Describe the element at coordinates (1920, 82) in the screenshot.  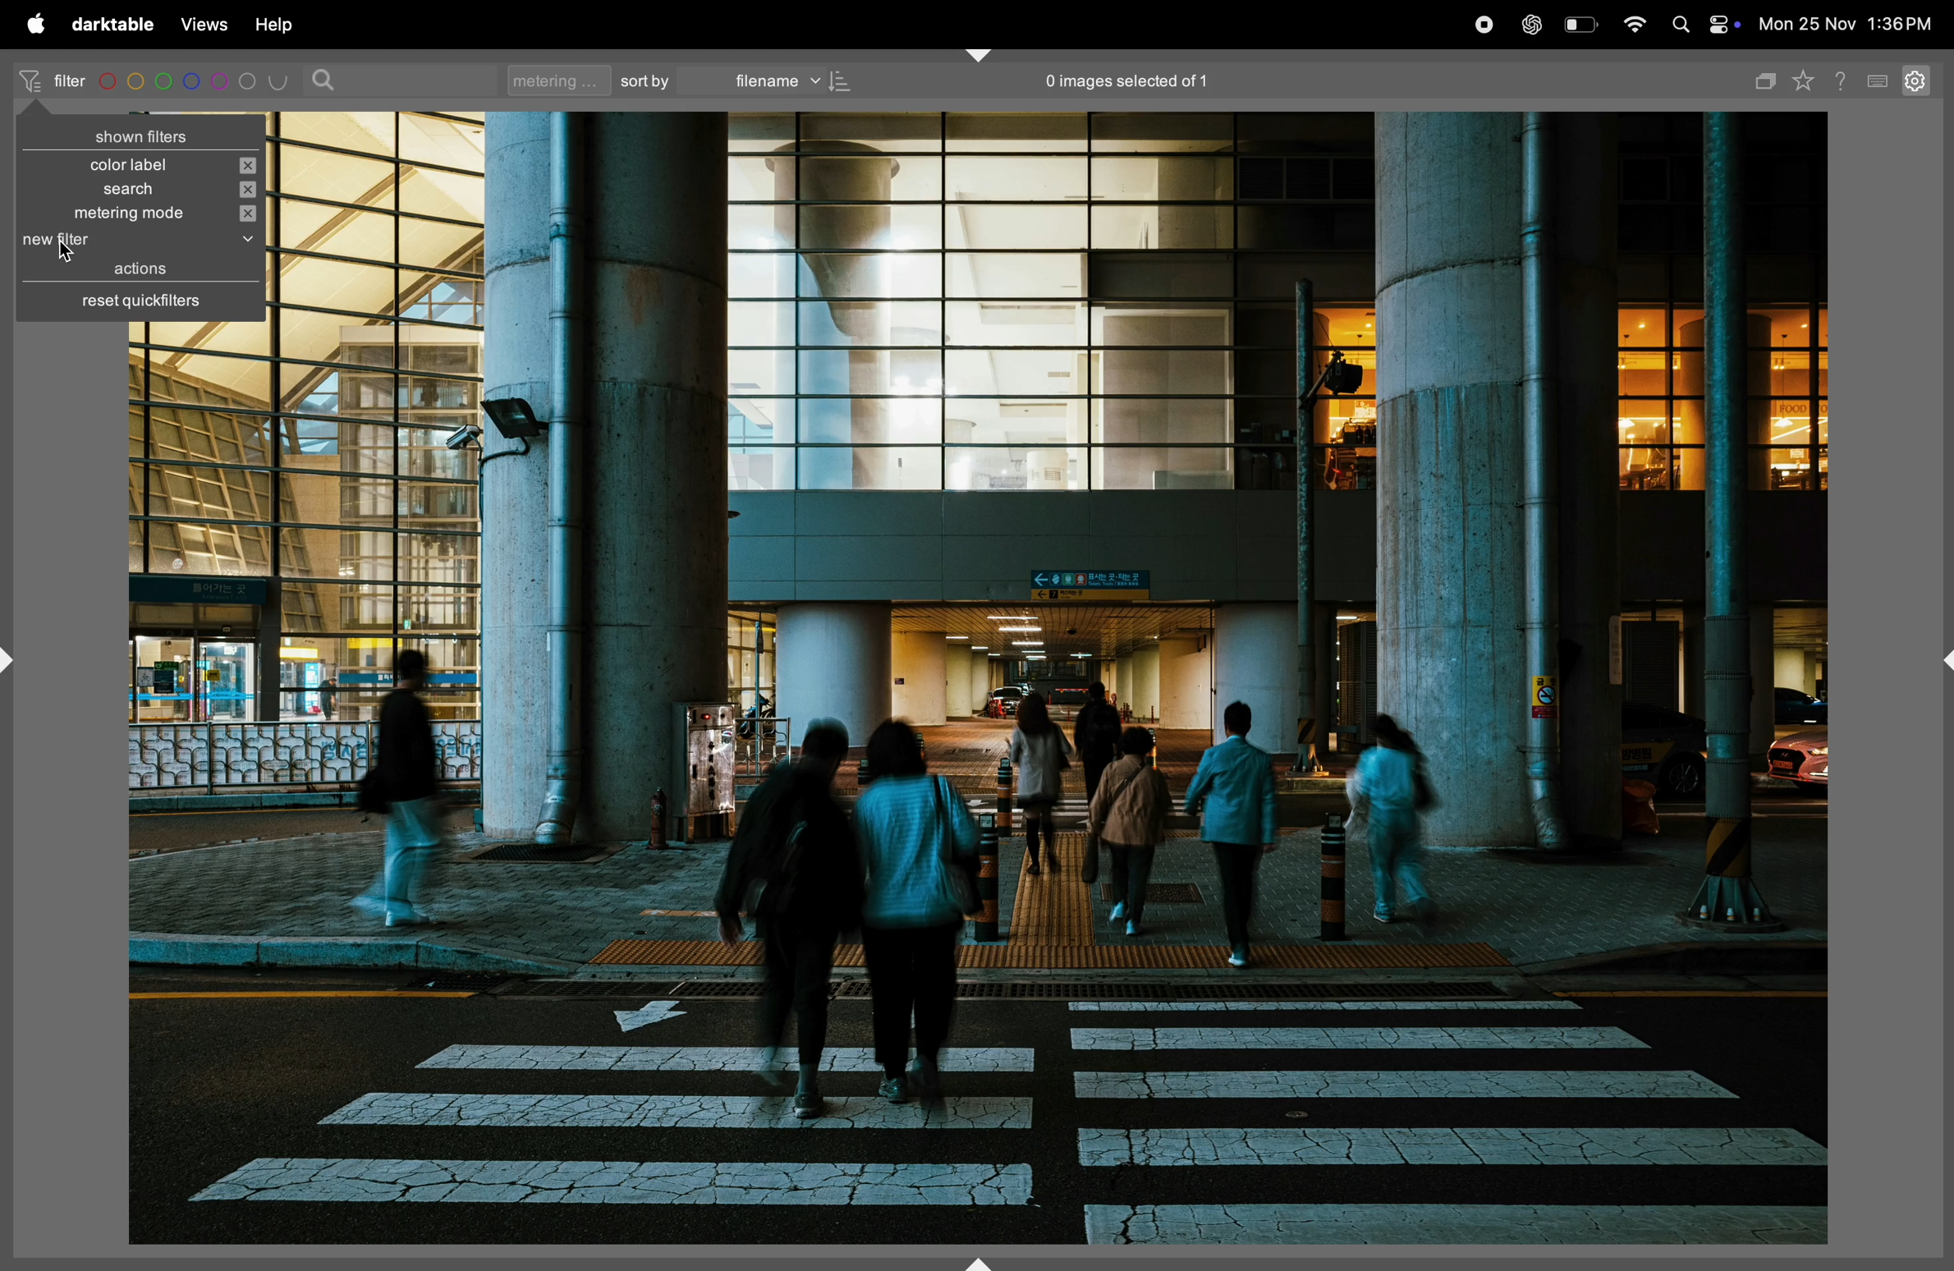
I see `setting` at that location.